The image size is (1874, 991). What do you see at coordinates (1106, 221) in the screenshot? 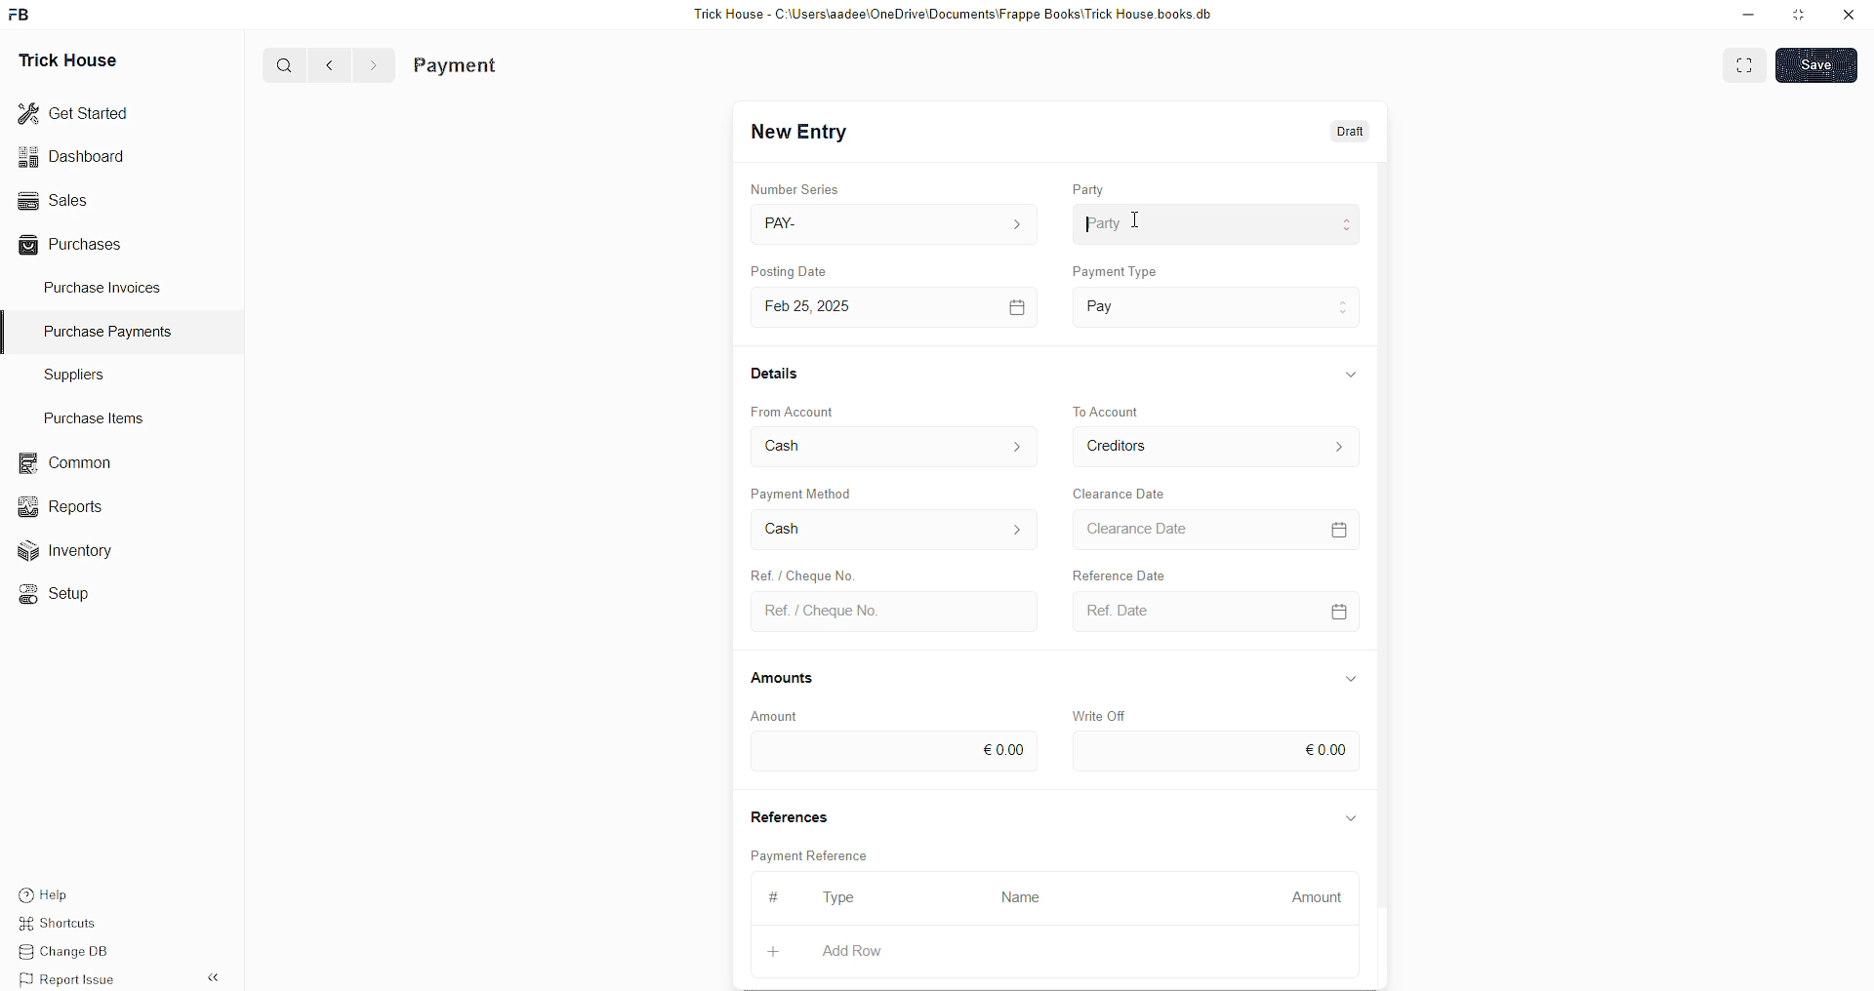
I see `Party` at bounding box center [1106, 221].